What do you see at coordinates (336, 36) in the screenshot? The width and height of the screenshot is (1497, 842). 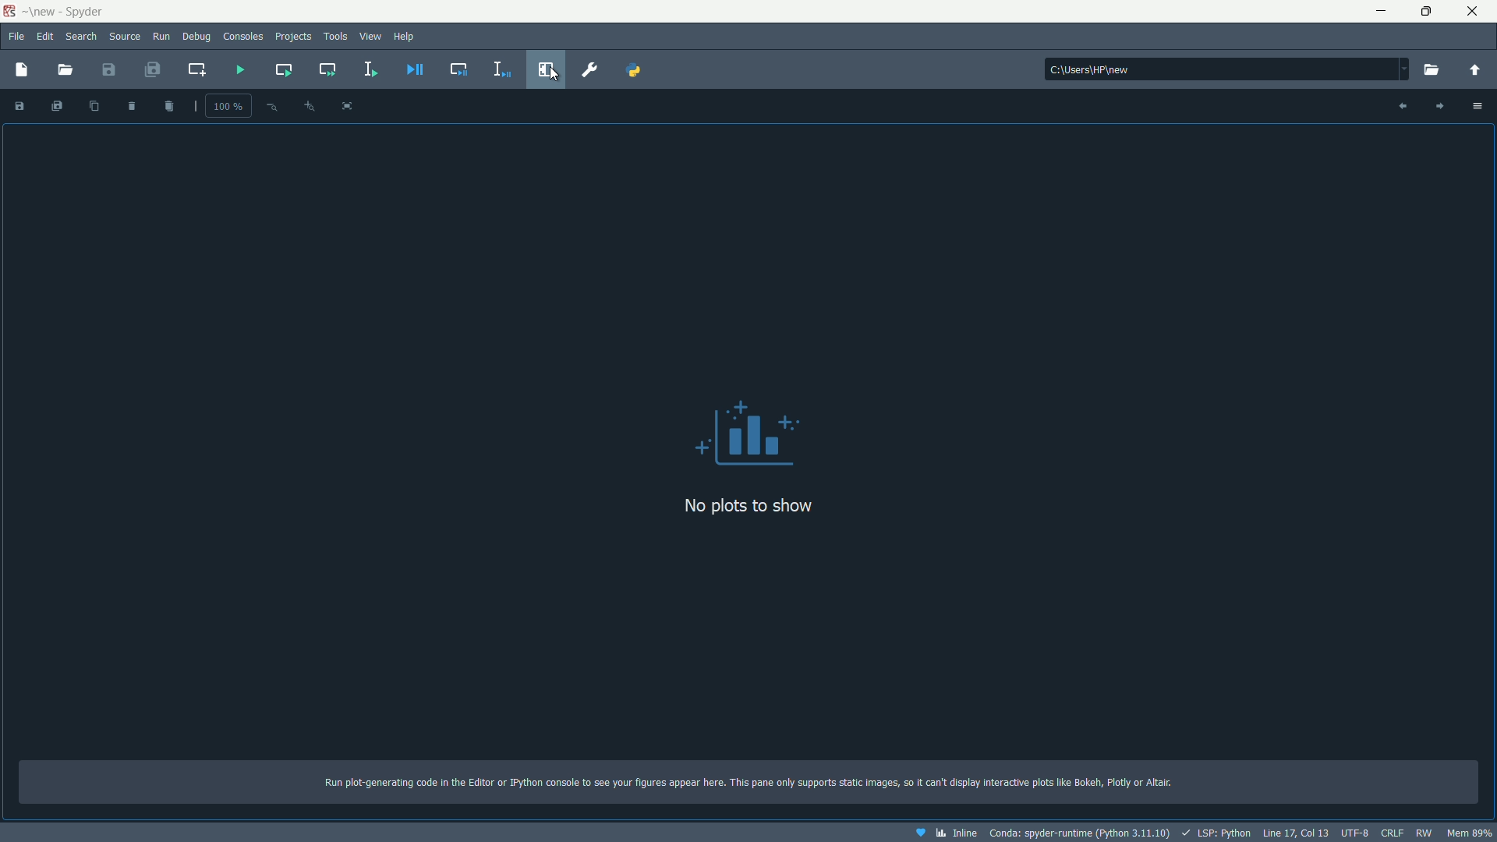 I see `tools` at bounding box center [336, 36].